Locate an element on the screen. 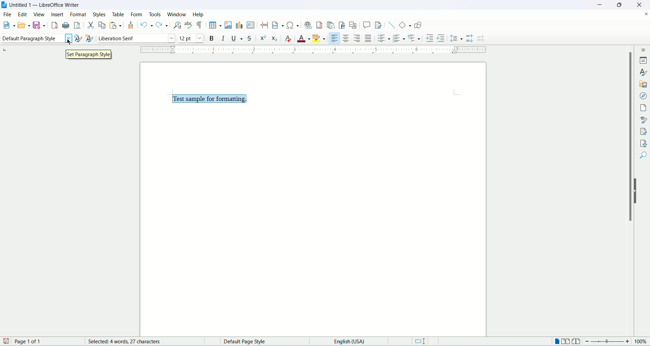  print preview is located at coordinates (78, 25).